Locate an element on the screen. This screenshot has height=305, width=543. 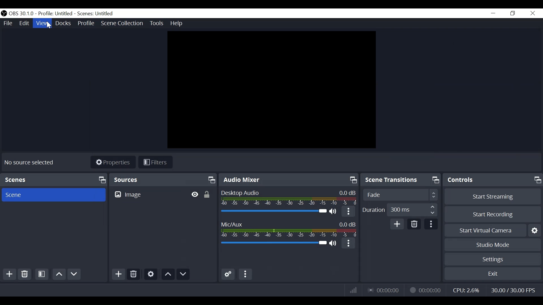
View is located at coordinates (42, 23).